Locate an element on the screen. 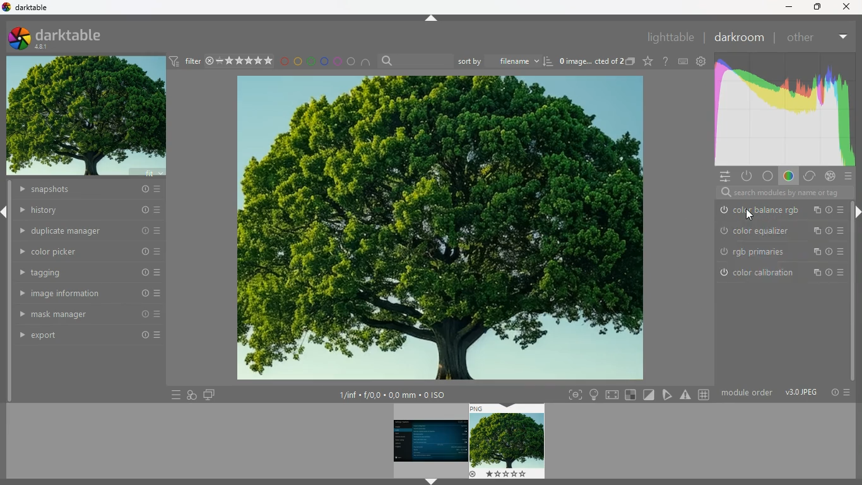  details is located at coordinates (399, 395).